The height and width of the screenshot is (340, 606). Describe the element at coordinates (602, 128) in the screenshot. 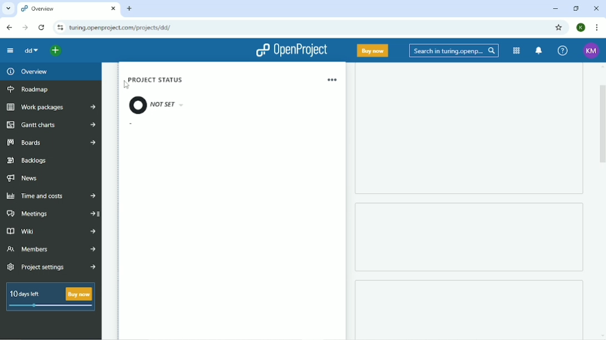

I see `Vertical scrollbar` at that location.